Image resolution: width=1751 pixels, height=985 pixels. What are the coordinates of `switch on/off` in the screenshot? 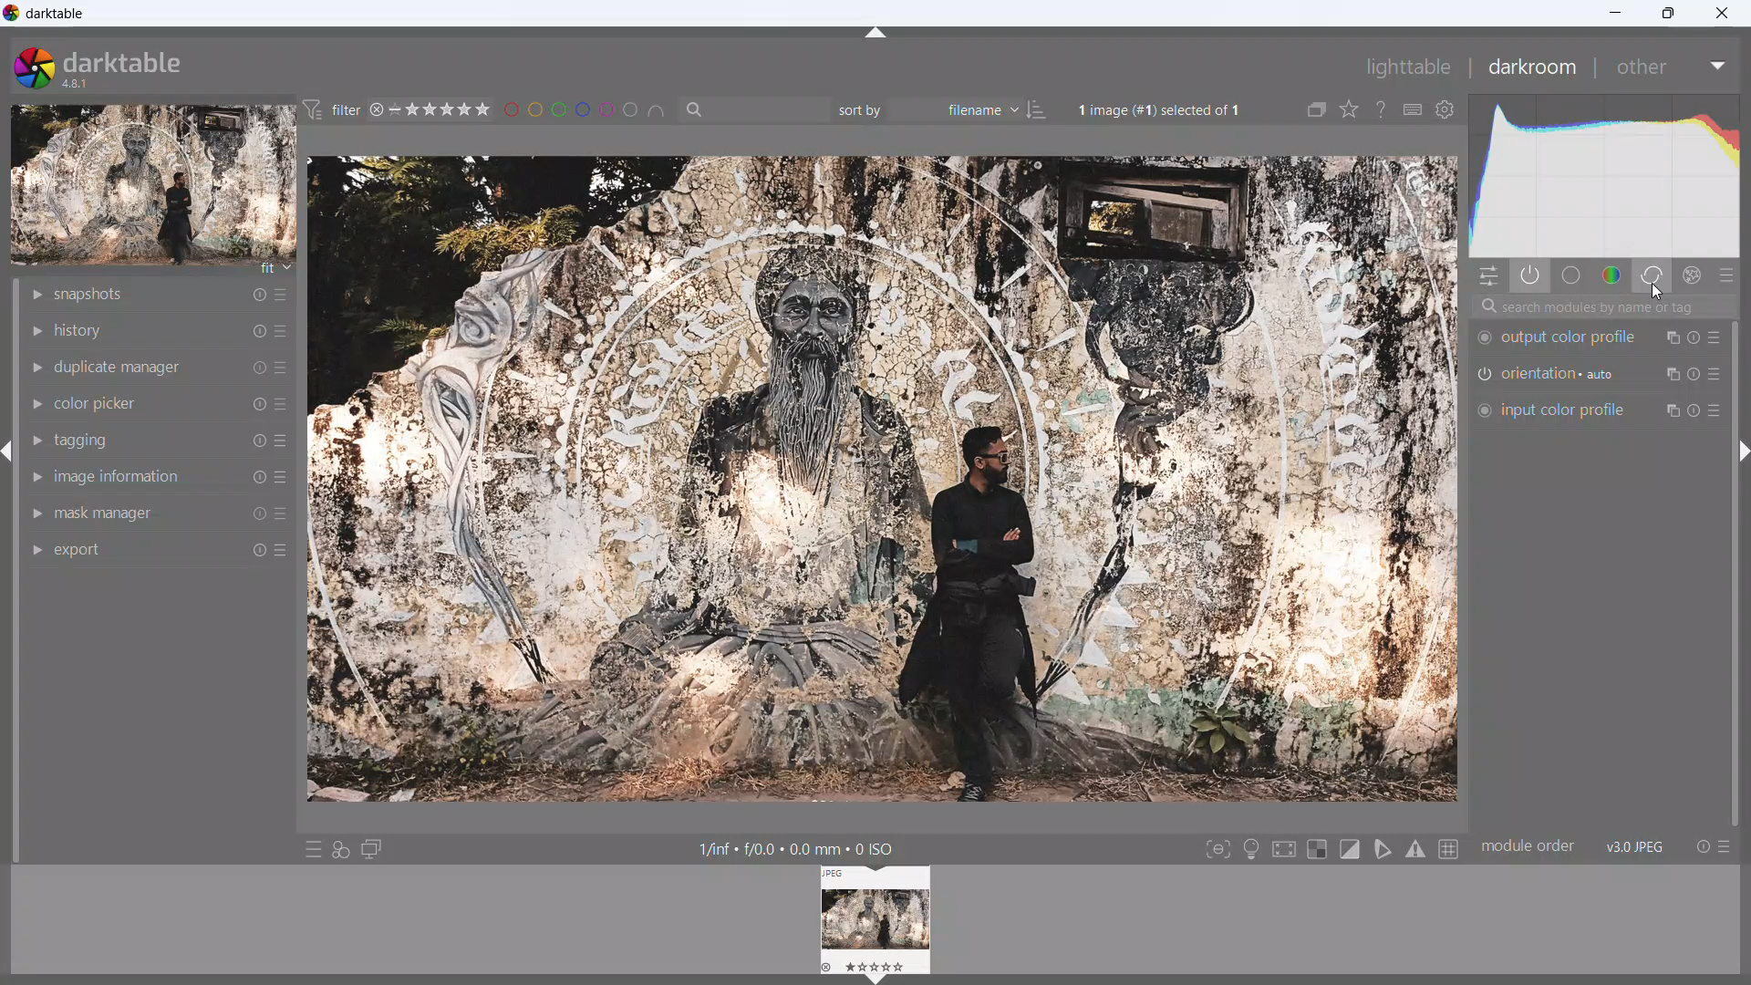 It's located at (1485, 337).